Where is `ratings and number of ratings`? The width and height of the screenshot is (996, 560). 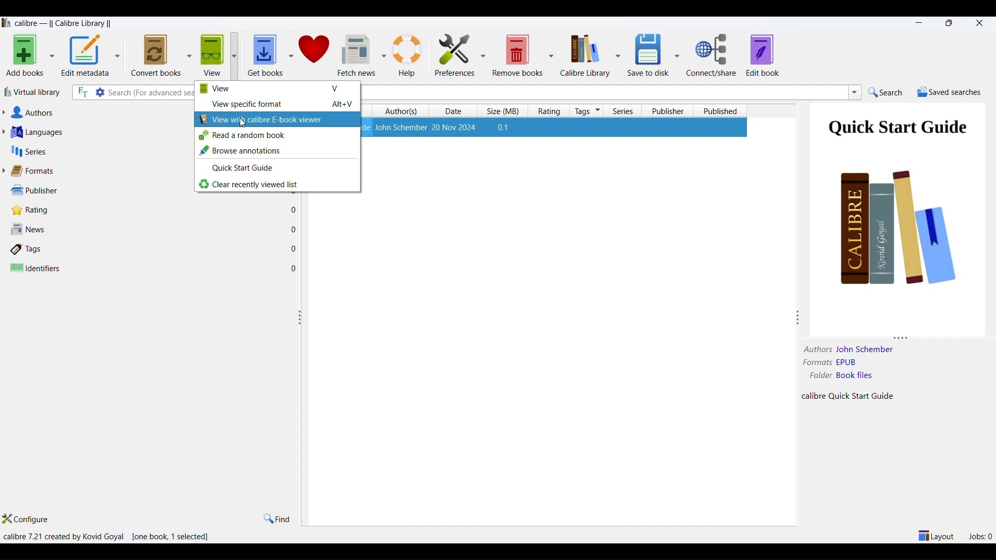
ratings and number of ratings is located at coordinates (155, 210).